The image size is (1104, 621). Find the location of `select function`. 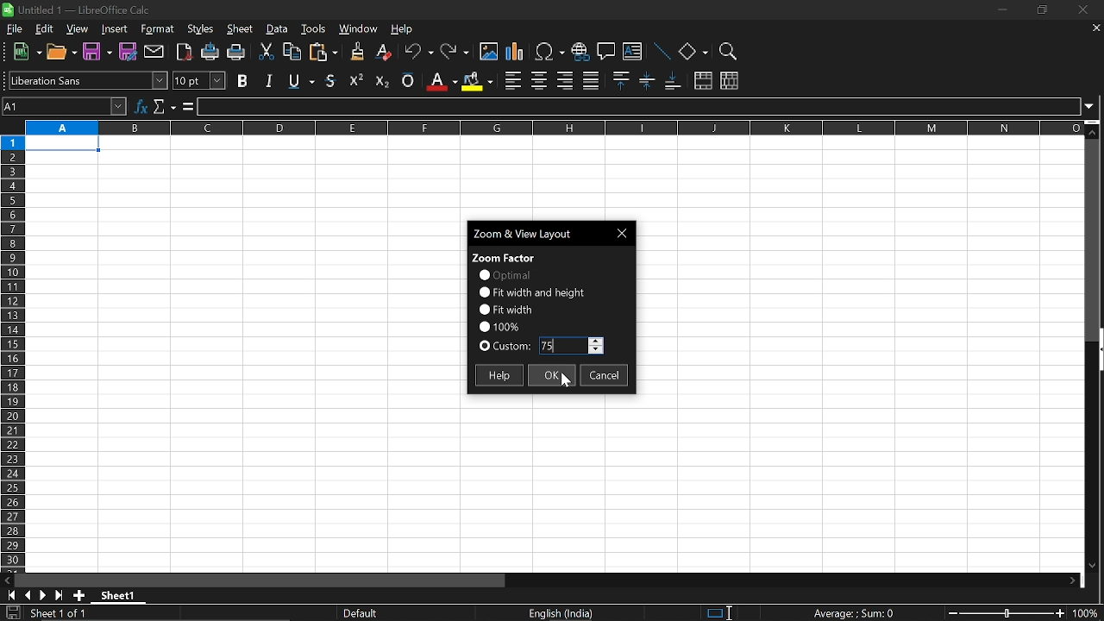

select function is located at coordinates (164, 104).